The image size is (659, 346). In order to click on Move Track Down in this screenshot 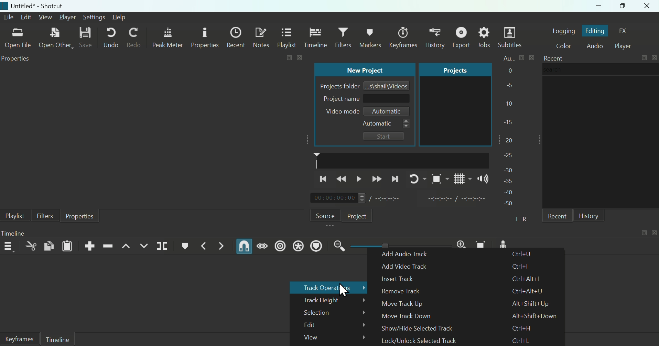, I will do `click(408, 316)`.